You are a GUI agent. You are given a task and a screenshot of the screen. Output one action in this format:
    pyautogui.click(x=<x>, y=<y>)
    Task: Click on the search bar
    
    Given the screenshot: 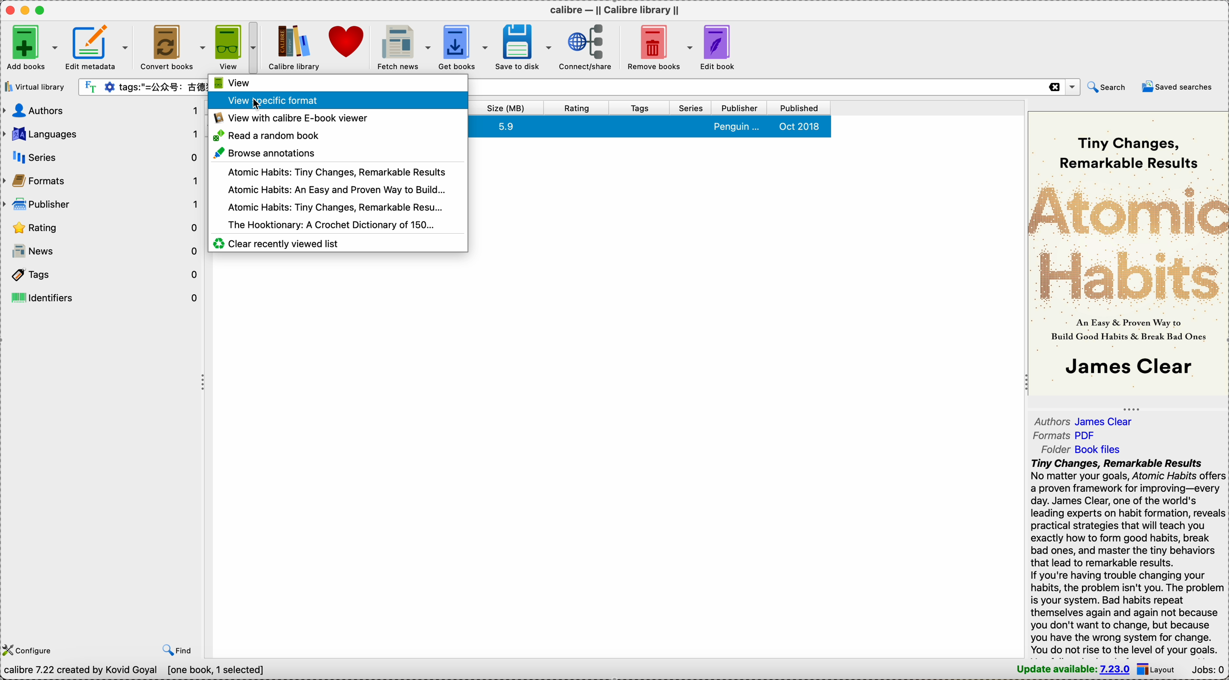 What is the action you would take?
    pyautogui.click(x=142, y=87)
    